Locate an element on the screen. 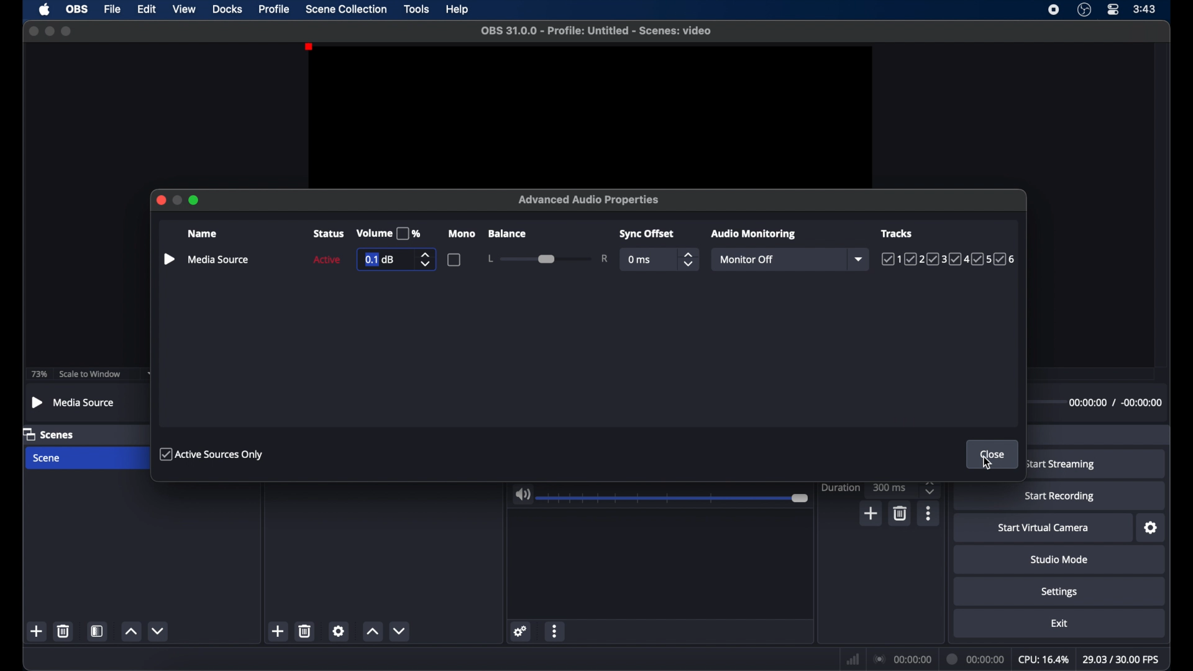 Image resolution: width=1193 pixels, height=671 pixels. scenes is located at coordinates (48, 434).